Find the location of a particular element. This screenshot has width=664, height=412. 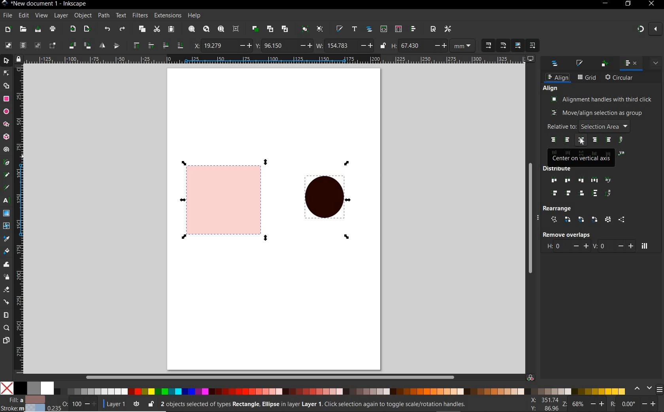

layer 1 is located at coordinates (122, 403).